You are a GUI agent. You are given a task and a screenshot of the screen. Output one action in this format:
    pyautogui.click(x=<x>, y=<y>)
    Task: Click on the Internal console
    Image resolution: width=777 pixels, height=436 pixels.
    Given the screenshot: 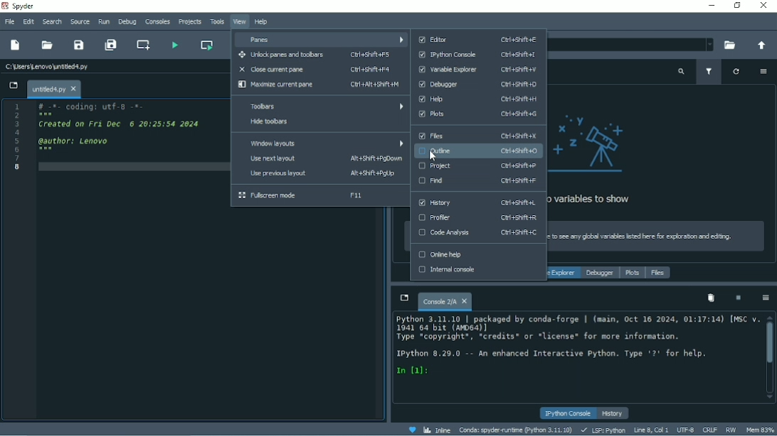 What is the action you would take?
    pyautogui.click(x=477, y=271)
    